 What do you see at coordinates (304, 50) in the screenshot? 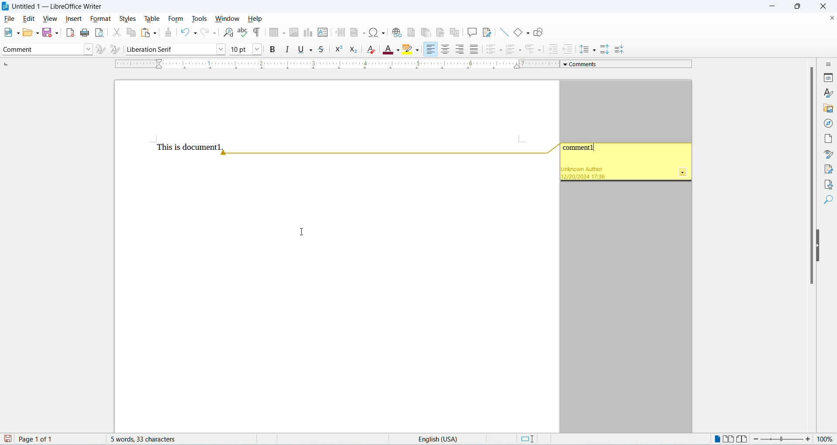
I see `underline` at bounding box center [304, 50].